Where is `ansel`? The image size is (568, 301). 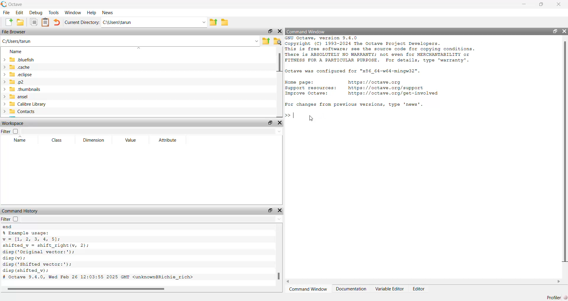
ansel is located at coordinates (23, 96).